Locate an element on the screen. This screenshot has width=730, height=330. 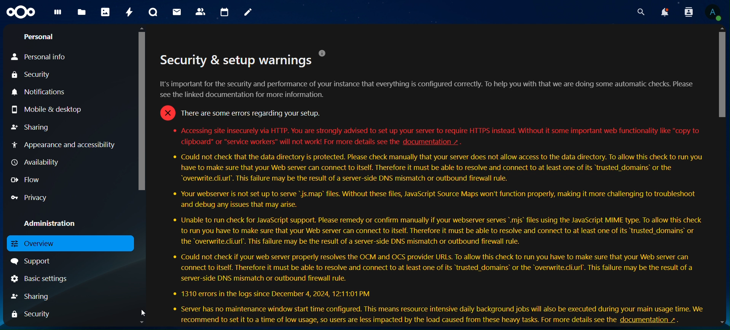
personal is located at coordinates (41, 36).